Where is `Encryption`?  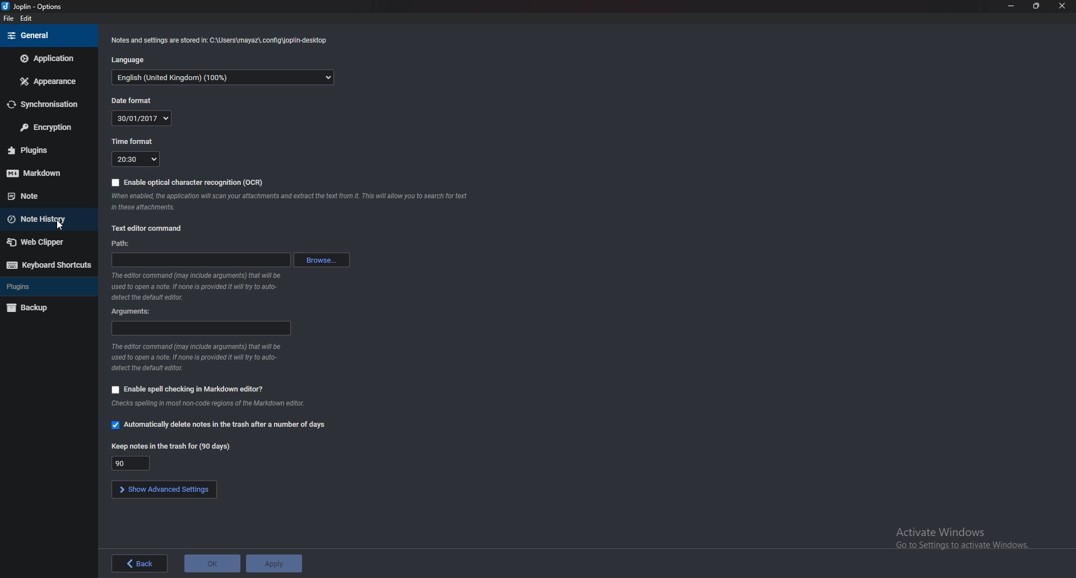
Encryption is located at coordinates (48, 127).